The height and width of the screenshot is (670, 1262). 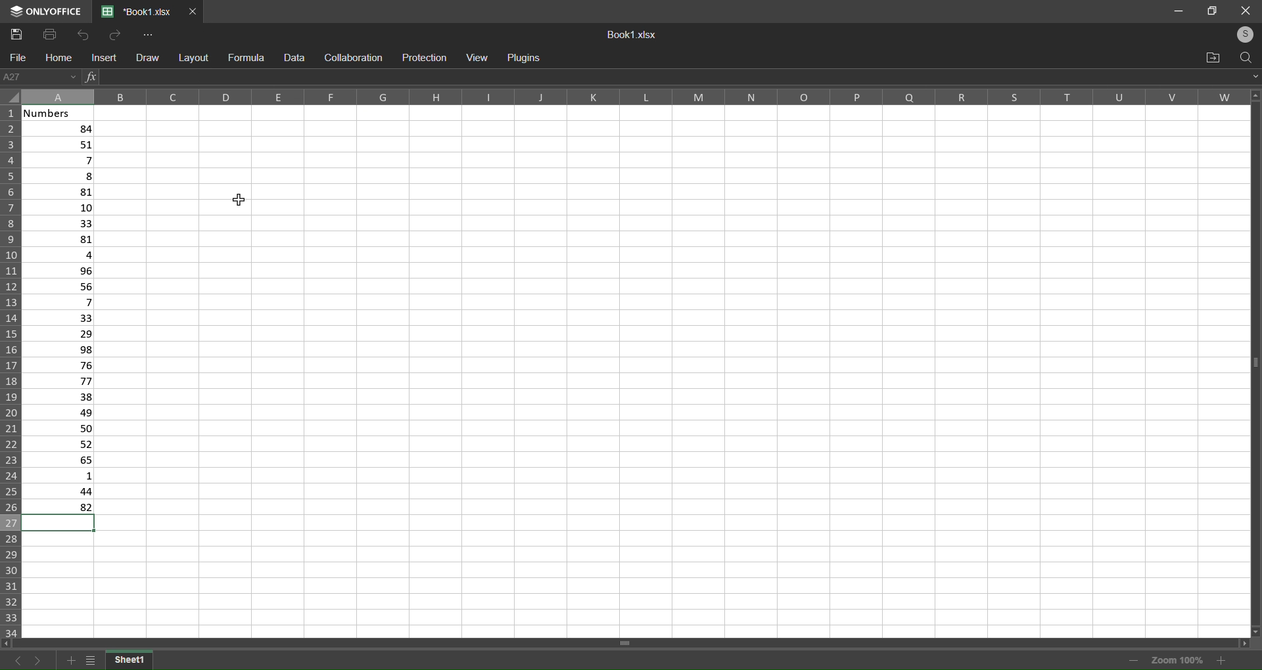 I want to click on *Book1.xlsx, so click(x=138, y=12).